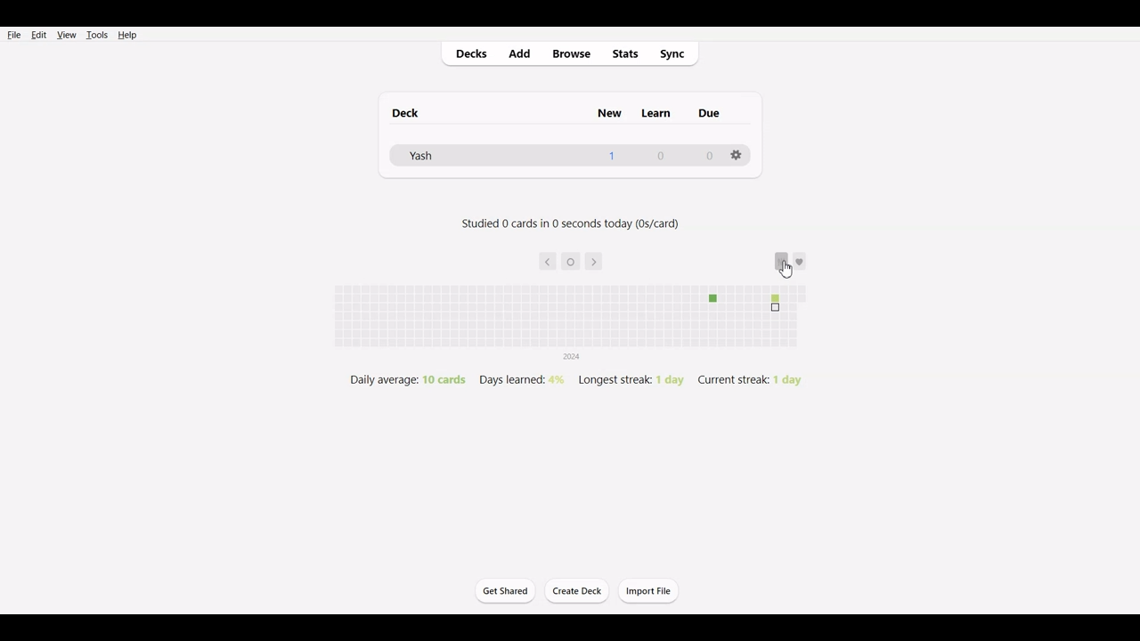 The image size is (1140, 641). I want to click on View, so click(66, 35).